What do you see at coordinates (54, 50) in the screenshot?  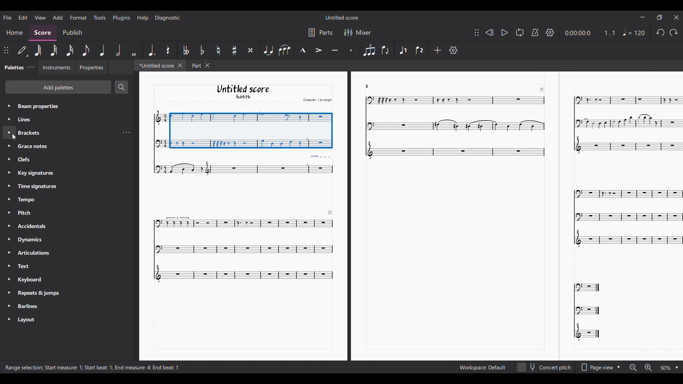 I see `32nd note` at bounding box center [54, 50].